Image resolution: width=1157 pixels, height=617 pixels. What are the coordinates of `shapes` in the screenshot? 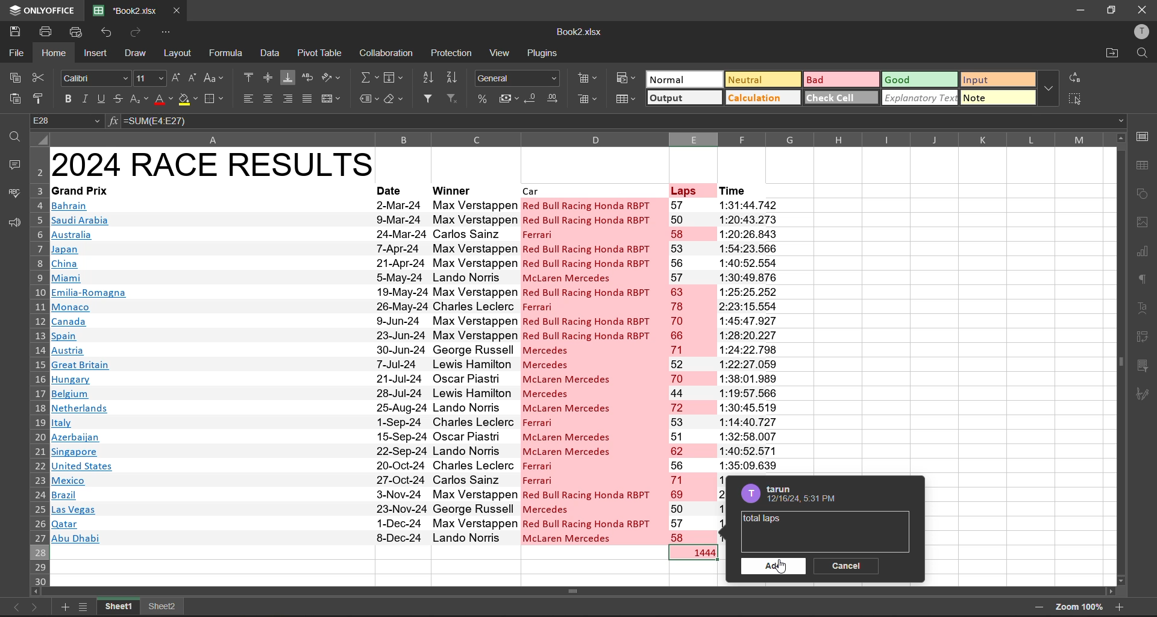 It's located at (1143, 193).